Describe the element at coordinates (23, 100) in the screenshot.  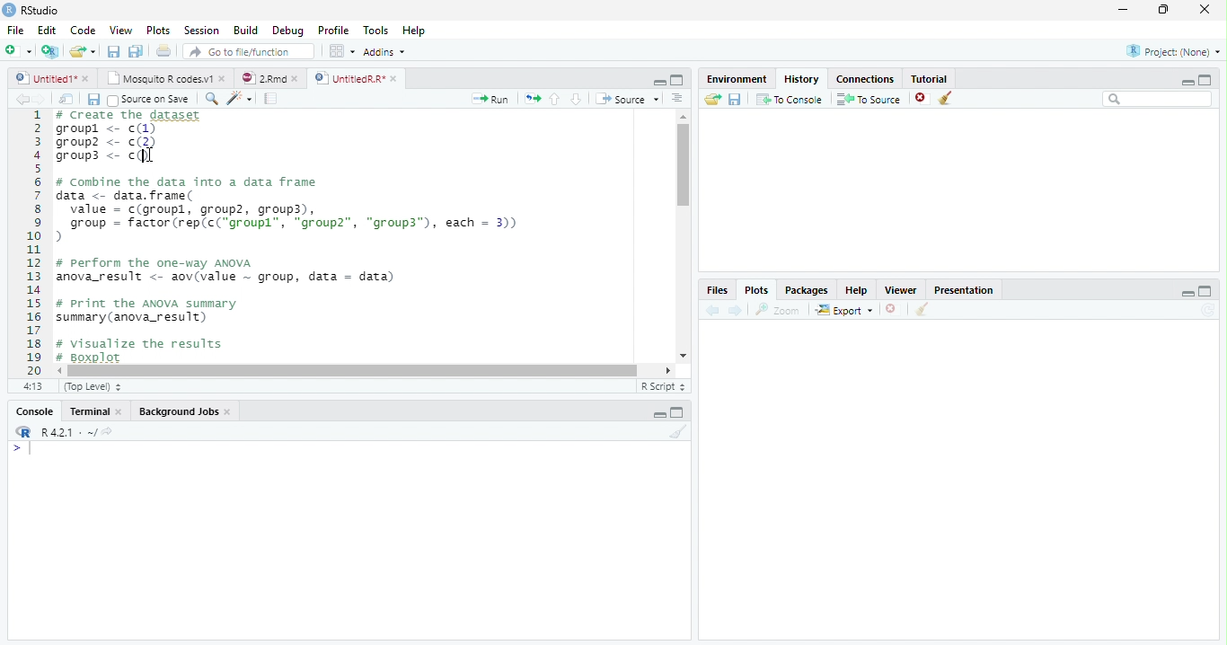
I see `Back ` at that location.